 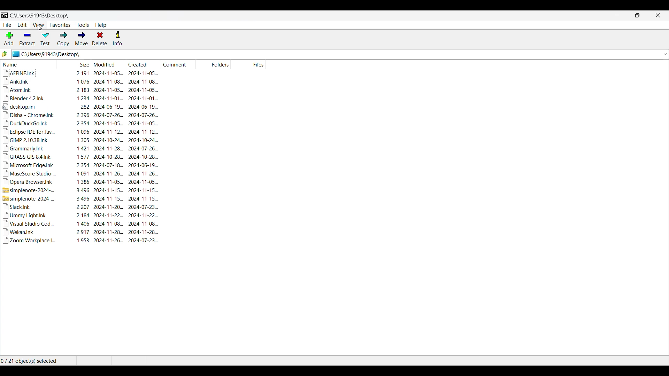 I want to click on C:\Users\91943\Desktop\, so click(x=37, y=16).